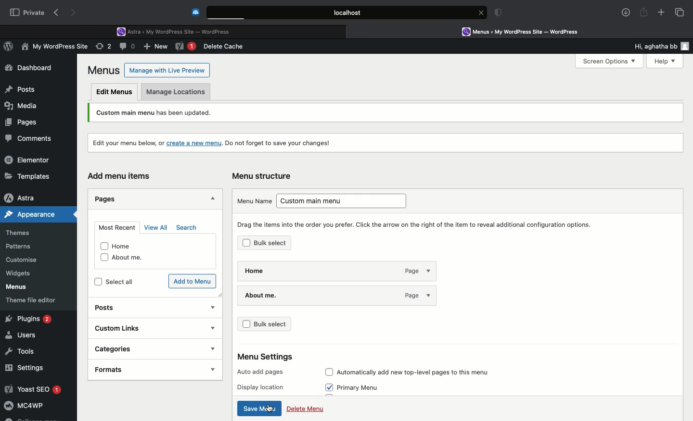 The height and width of the screenshot is (421, 693). Describe the element at coordinates (24, 407) in the screenshot. I see `MC4WP` at that location.